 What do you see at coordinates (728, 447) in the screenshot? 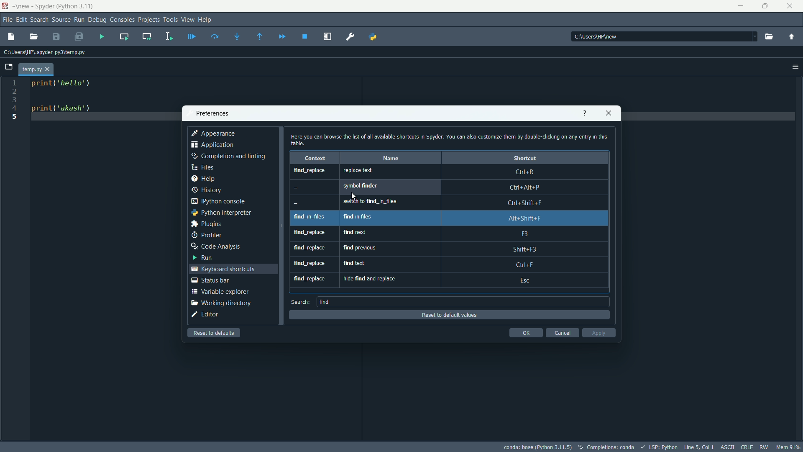
I see `ASCII` at bounding box center [728, 447].